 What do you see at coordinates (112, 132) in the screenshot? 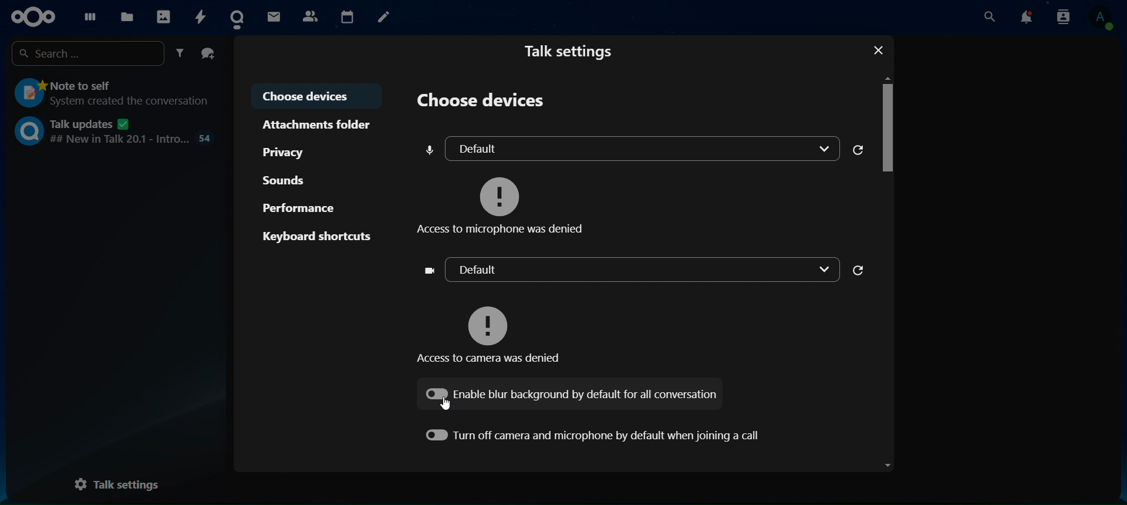
I see `talk updates` at bounding box center [112, 132].